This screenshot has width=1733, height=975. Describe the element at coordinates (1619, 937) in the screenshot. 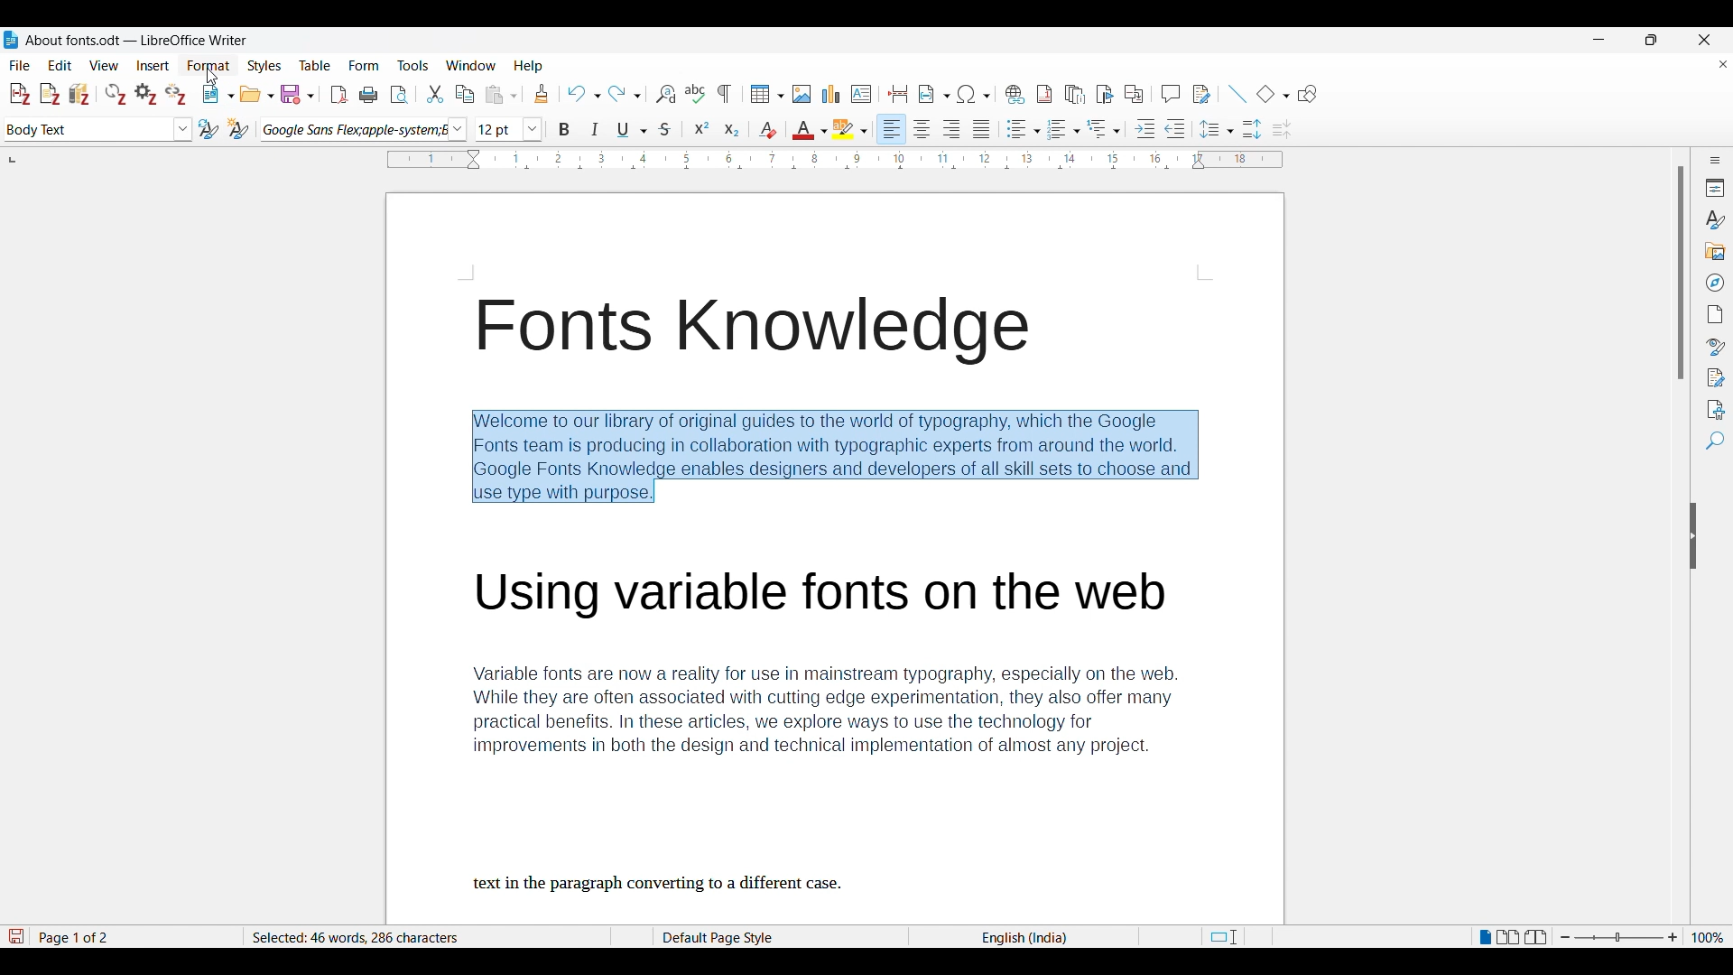

I see `Zoom slider` at that location.